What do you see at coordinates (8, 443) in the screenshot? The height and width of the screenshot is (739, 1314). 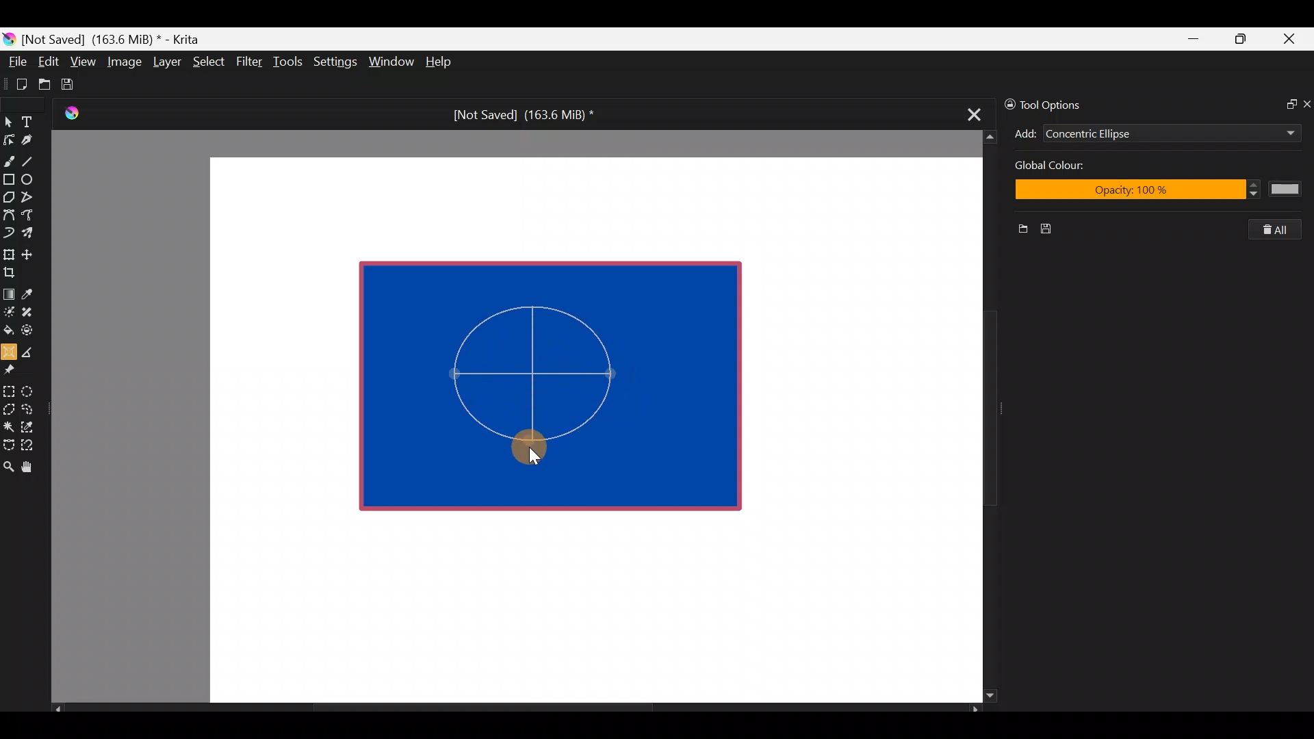 I see `Bezier curve selection tool` at bounding box center [8, 443].